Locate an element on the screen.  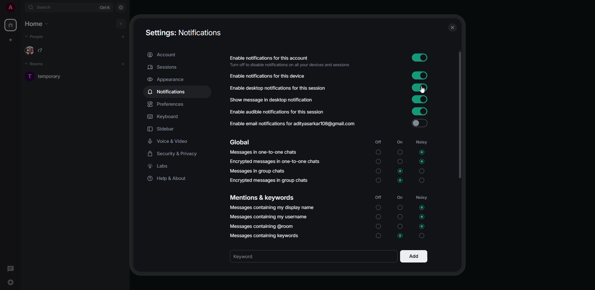
turn on is located at coordinates (378, 171).